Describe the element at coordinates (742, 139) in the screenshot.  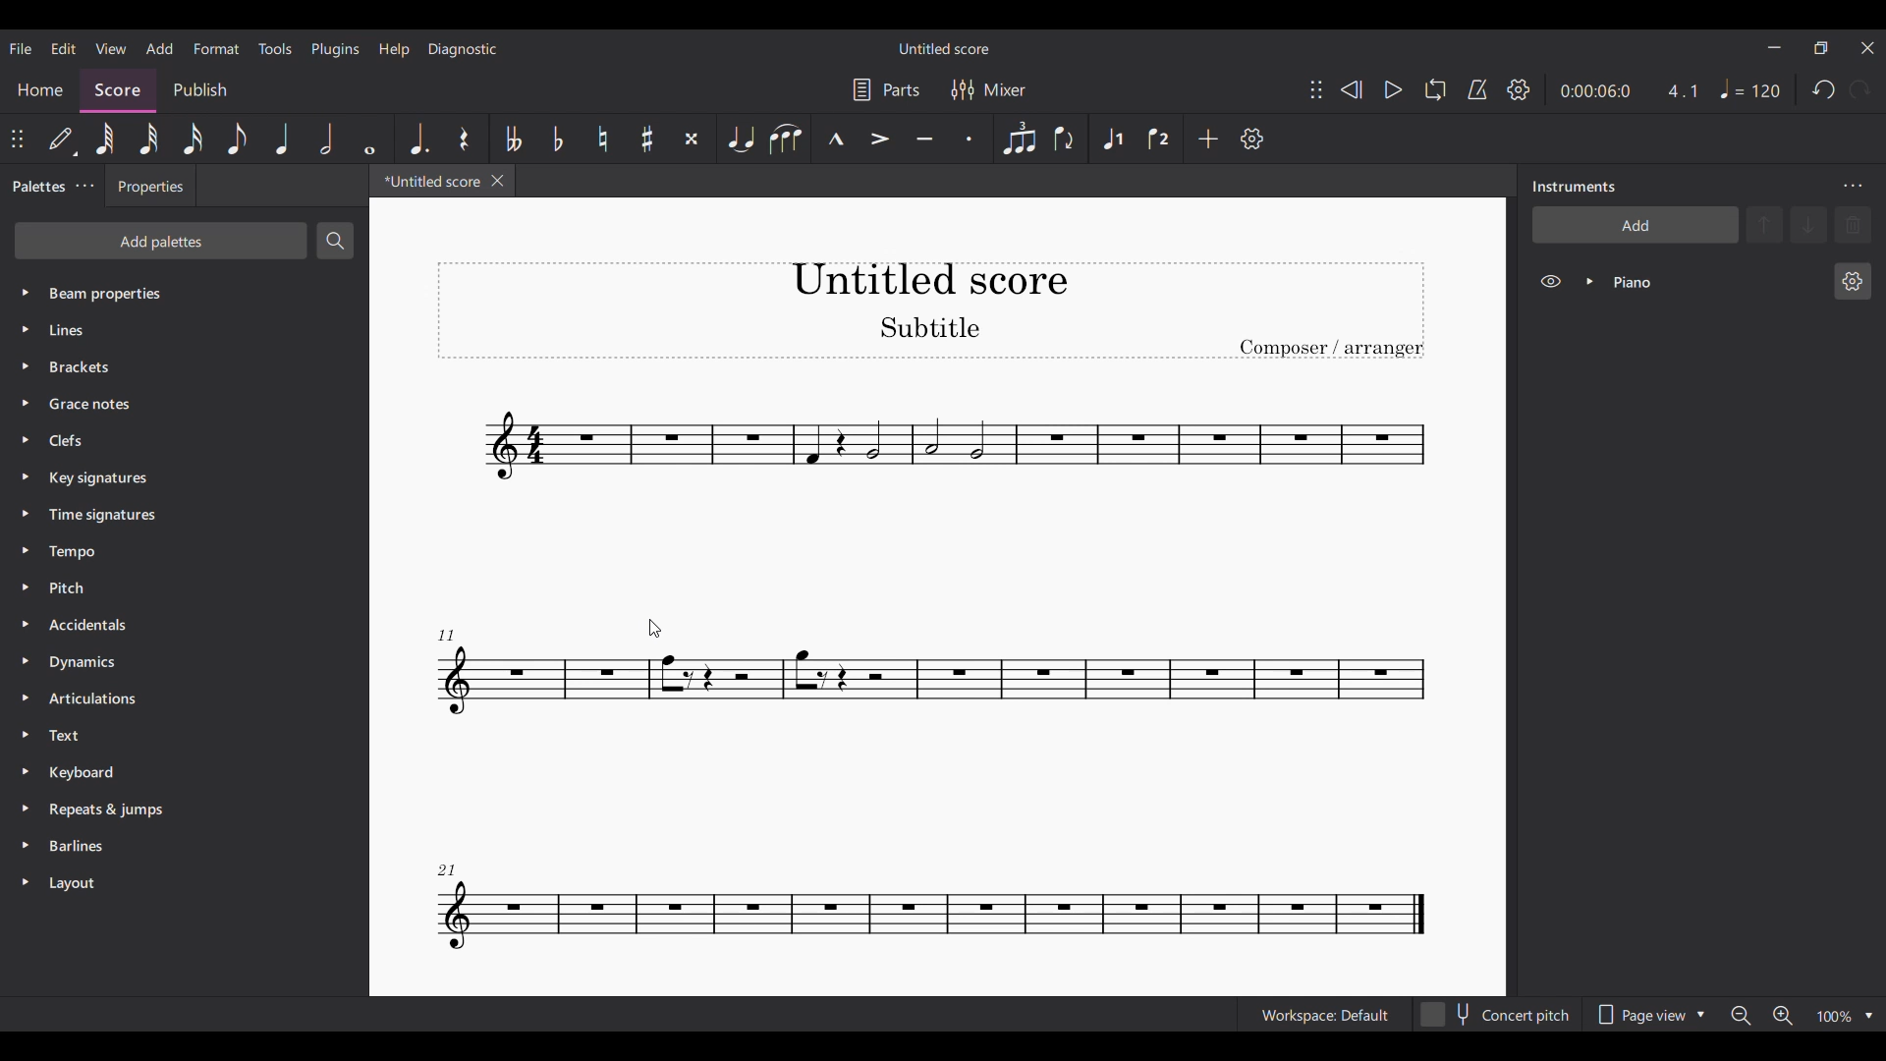
I see `Tie` at that location.